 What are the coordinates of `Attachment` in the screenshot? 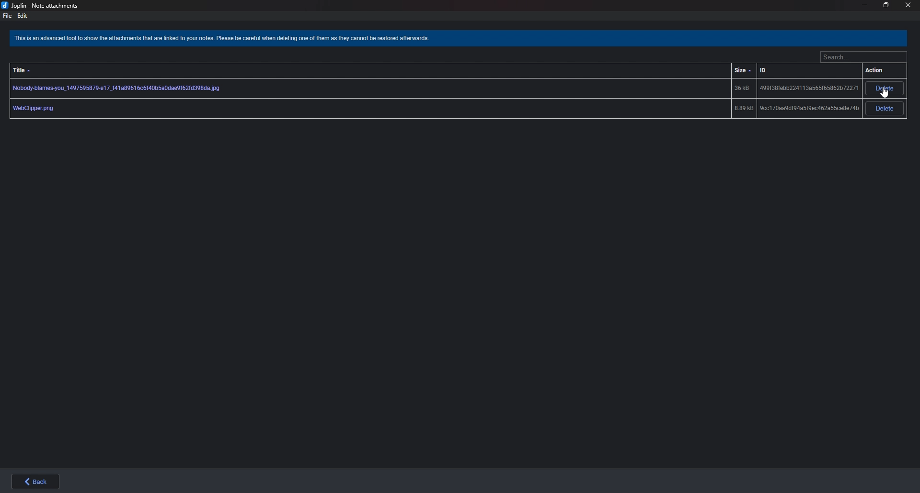 It's located at (433, 89).